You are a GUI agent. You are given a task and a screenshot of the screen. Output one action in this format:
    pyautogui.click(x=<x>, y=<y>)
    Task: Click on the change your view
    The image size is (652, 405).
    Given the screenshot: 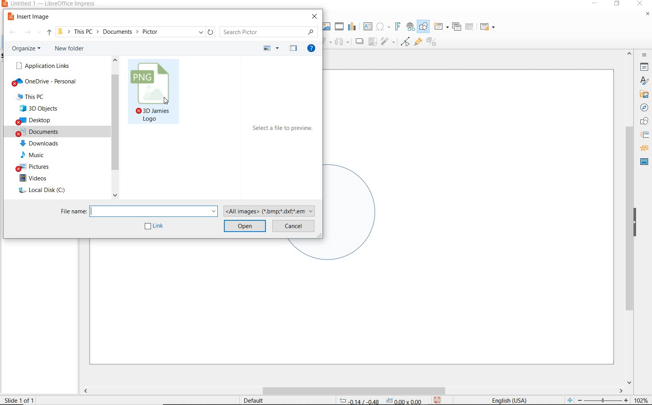 What is the action you would take?
    pyautogui.click(x=272, y=48)
    